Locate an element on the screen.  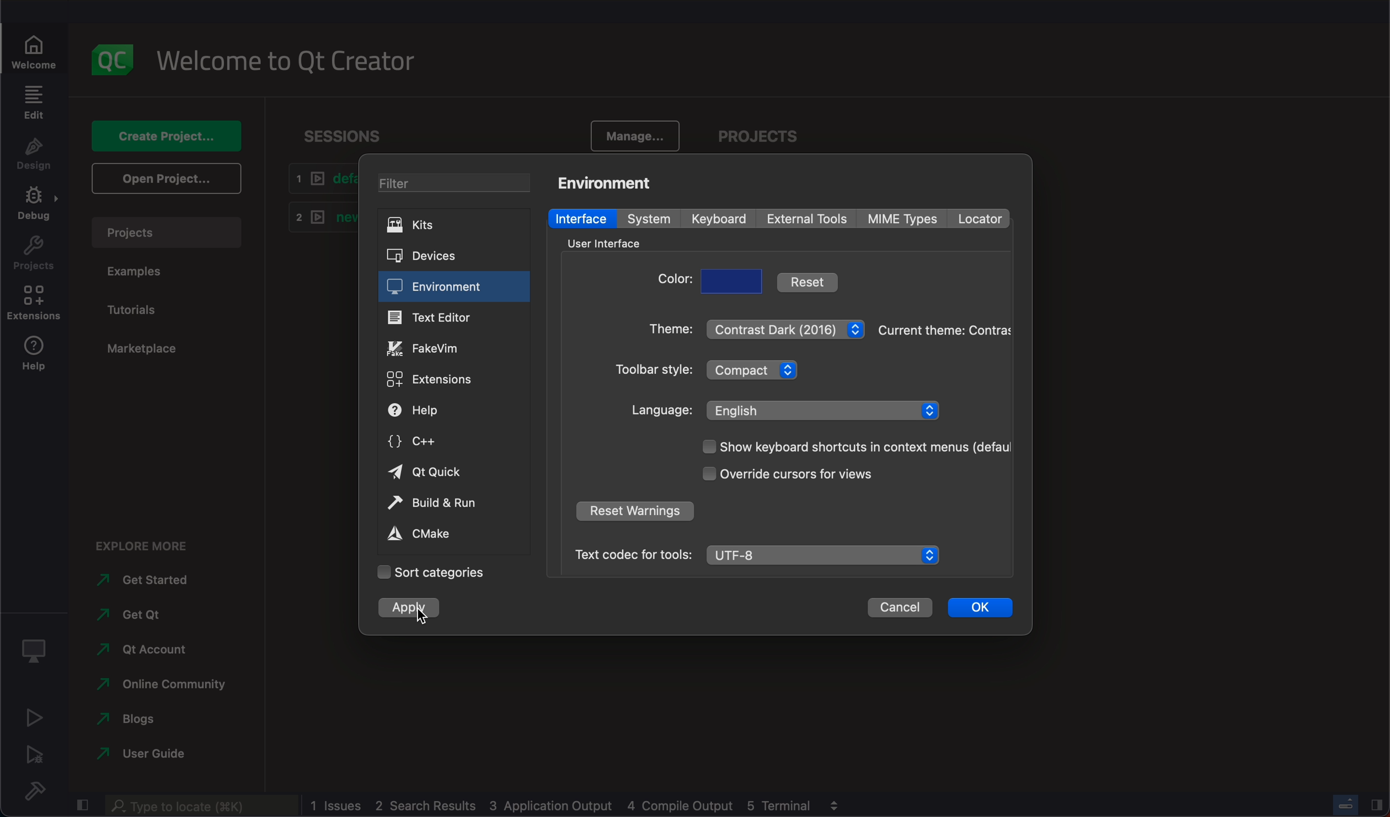
c++ is located at coordinates (454, 443).